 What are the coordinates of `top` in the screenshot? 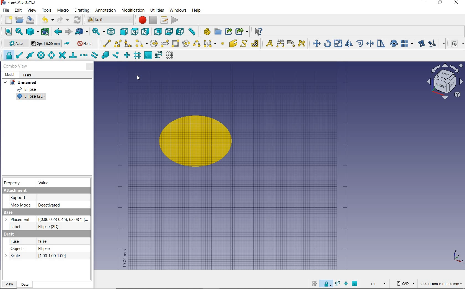 It's located at (135, 31).